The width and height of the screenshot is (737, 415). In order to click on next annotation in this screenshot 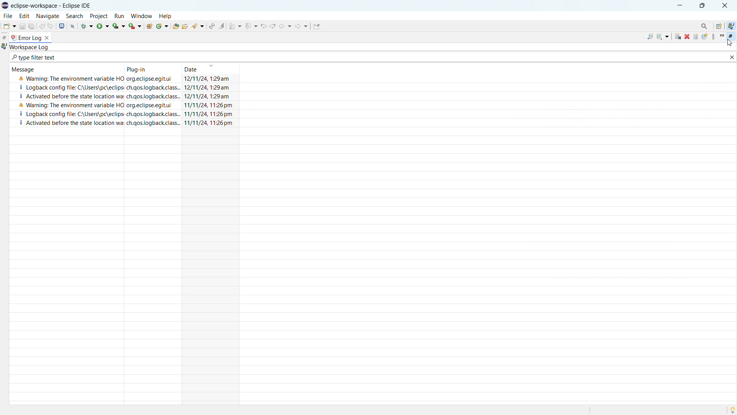, I will do `click(236, 26)`.